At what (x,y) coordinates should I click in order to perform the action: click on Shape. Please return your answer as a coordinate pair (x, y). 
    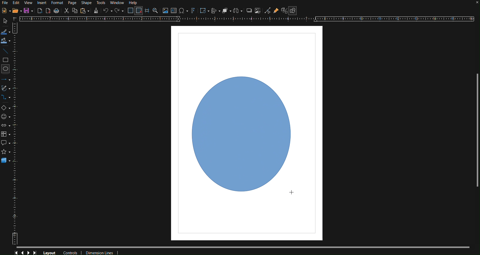
    Looking at the image, I should click on (86, 3).